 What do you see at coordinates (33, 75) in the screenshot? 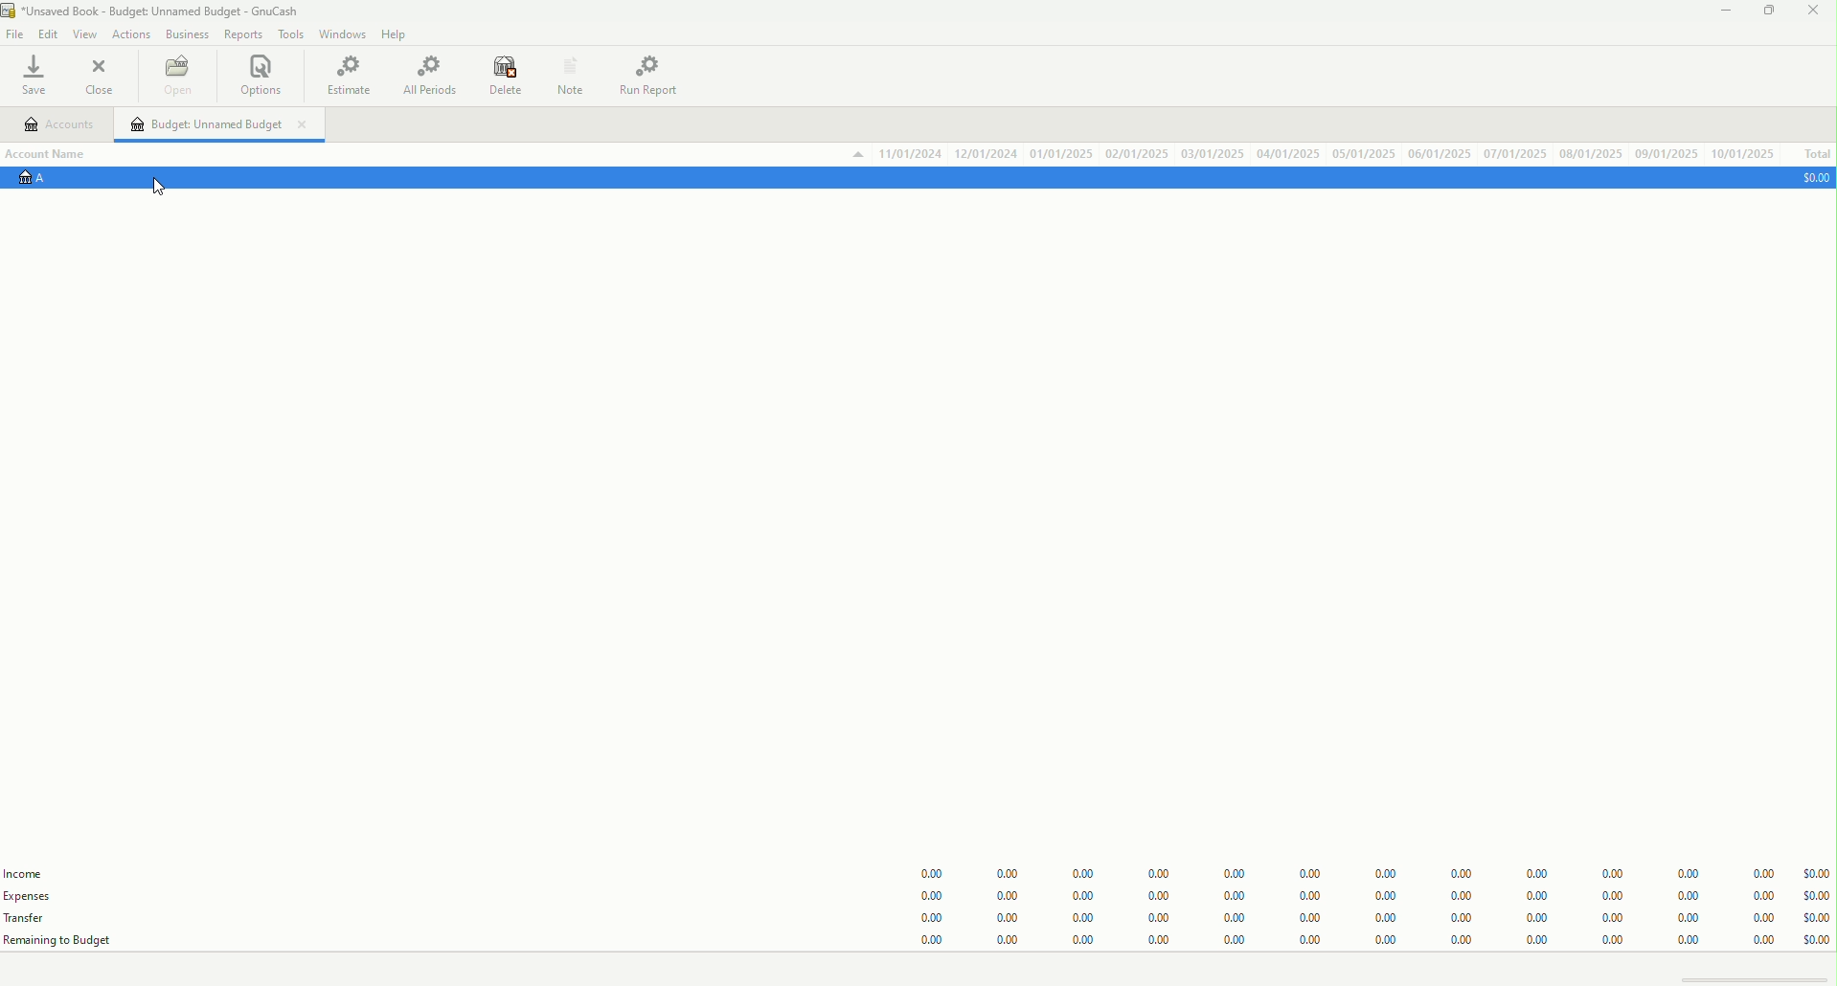
I see `Save` at bounding box center [33, 75].